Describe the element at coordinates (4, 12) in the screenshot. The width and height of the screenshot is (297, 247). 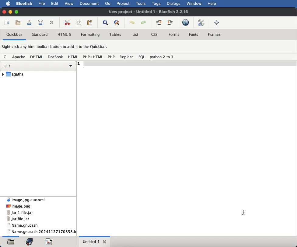
I see `close` at that location.